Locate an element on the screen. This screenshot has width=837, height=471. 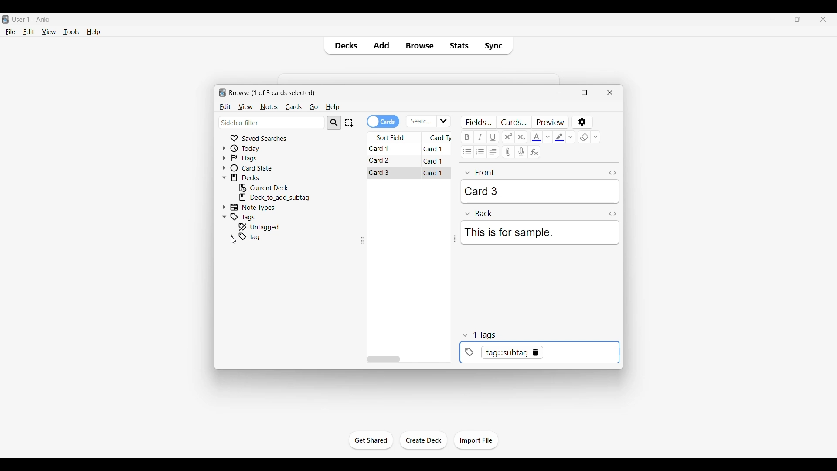
Select is located at coordinates (349, 123).